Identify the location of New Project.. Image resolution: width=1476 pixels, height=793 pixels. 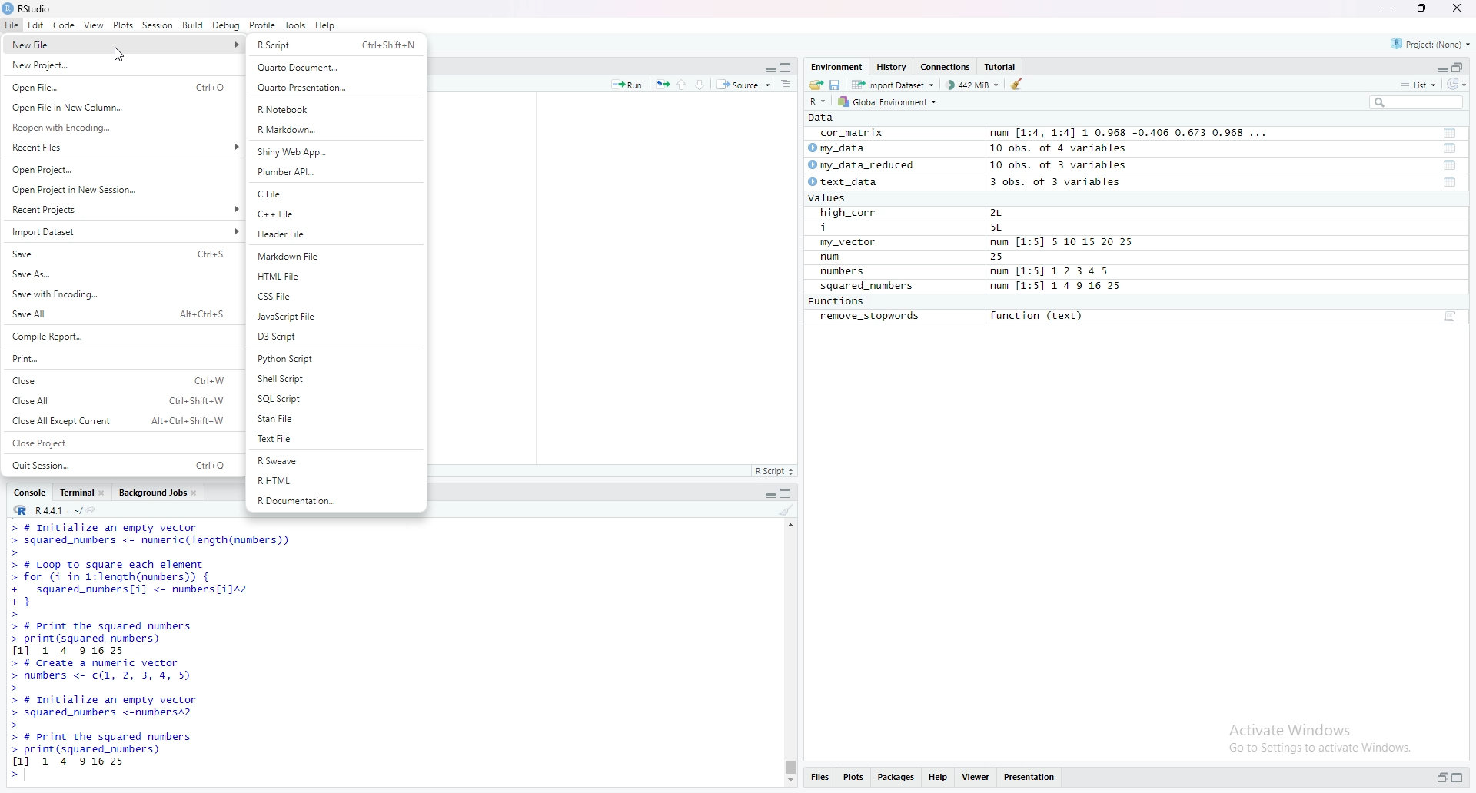
(104, 66).